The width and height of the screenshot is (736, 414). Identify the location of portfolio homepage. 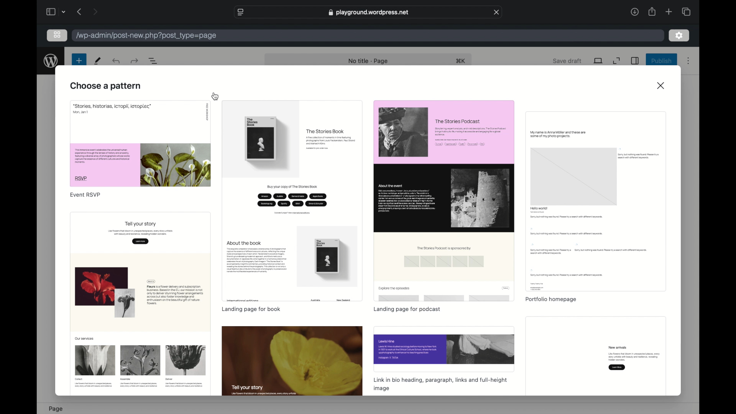
(550, 300).